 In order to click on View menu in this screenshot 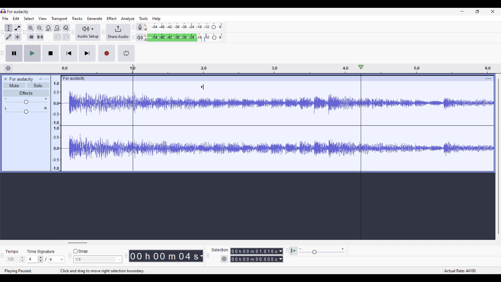, I will do `click(43, 18)`.